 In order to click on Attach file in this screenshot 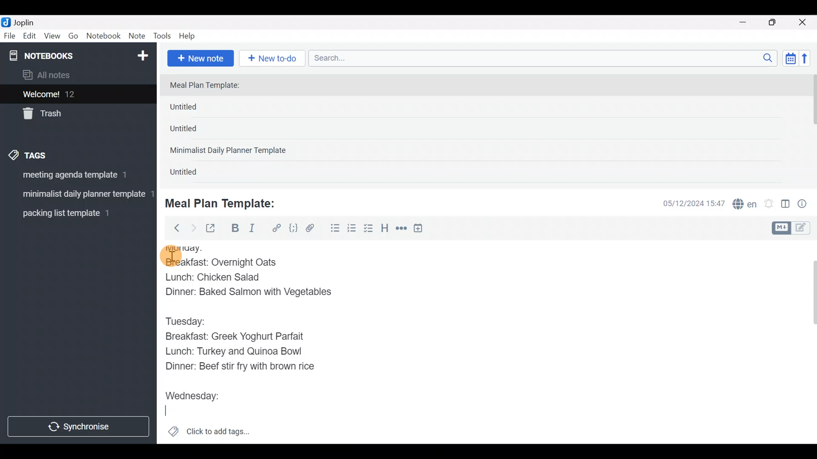, I will do `click(313, 229)`.